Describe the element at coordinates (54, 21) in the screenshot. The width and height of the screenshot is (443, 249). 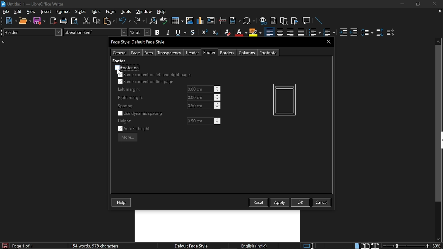
I see `export as PDF` at that location.